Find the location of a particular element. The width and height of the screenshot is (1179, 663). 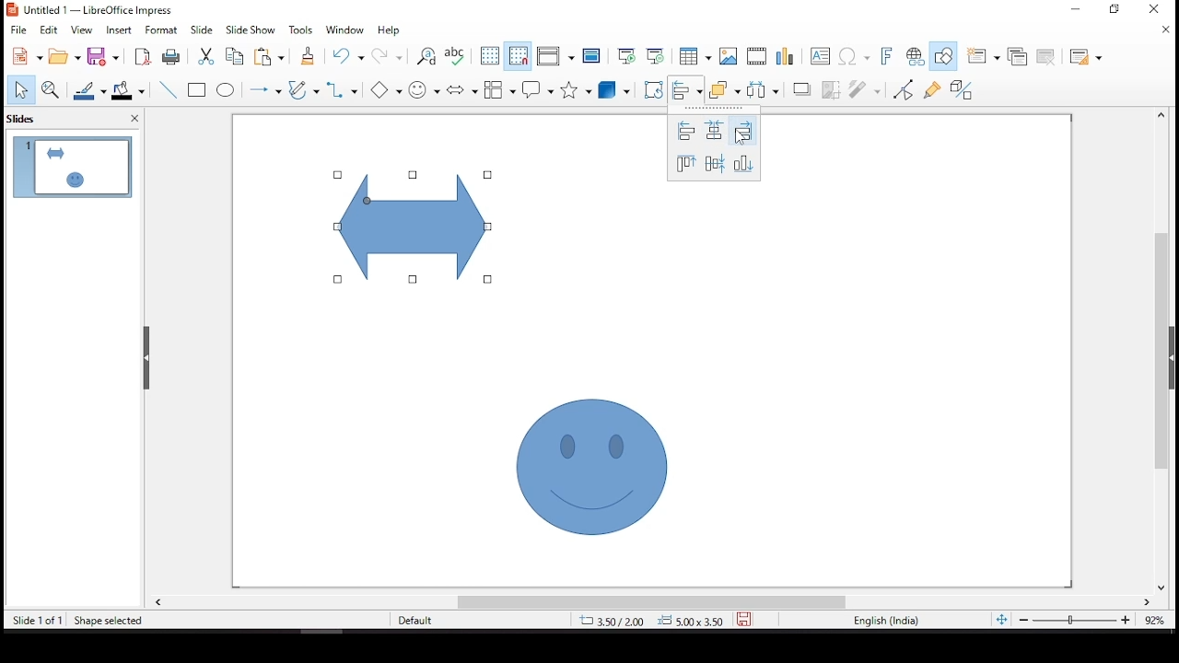

arrange is located at coordinates (724, 89).